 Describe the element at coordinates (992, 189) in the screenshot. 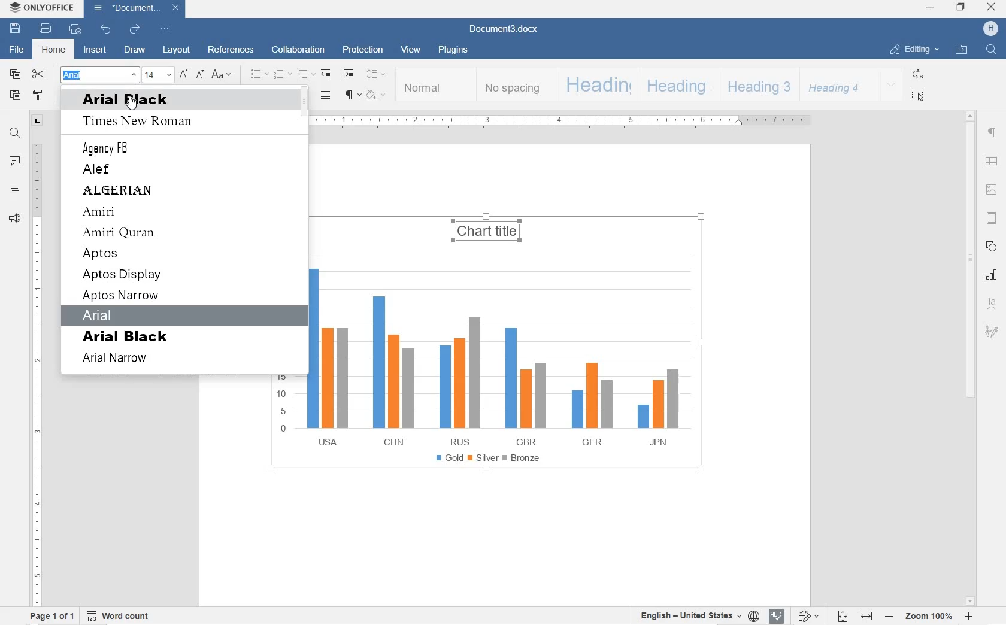

I see `IMAGE SETTINGS` at that location.